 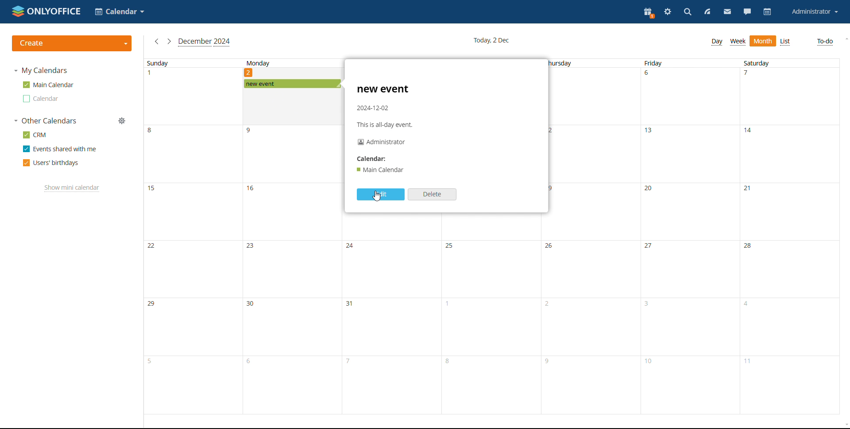 What do you see at coordinates (737, 42) in the screenshot?
I see `week view` at bounding box center [737, 42].